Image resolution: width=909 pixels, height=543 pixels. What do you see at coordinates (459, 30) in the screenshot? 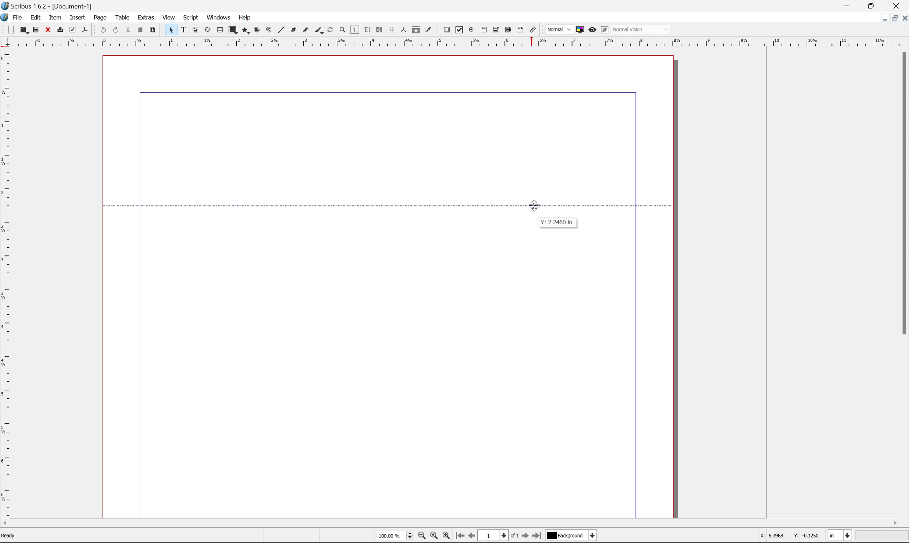
I see `pdf checkbox` at bounding box center [459, 30].